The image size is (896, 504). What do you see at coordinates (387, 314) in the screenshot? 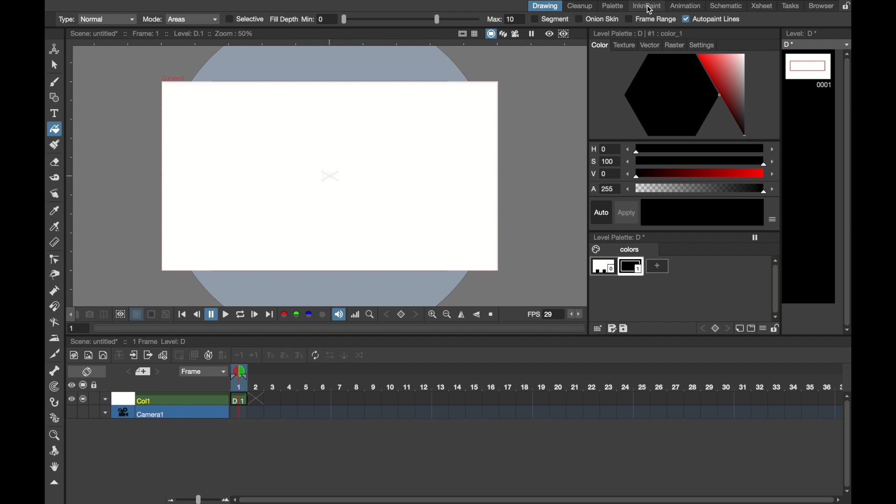
I see `back` at bounding box center [387, 314].